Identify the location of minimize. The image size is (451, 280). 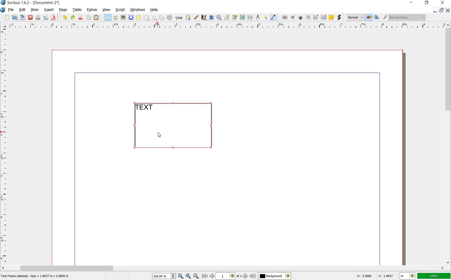
(412, 3).